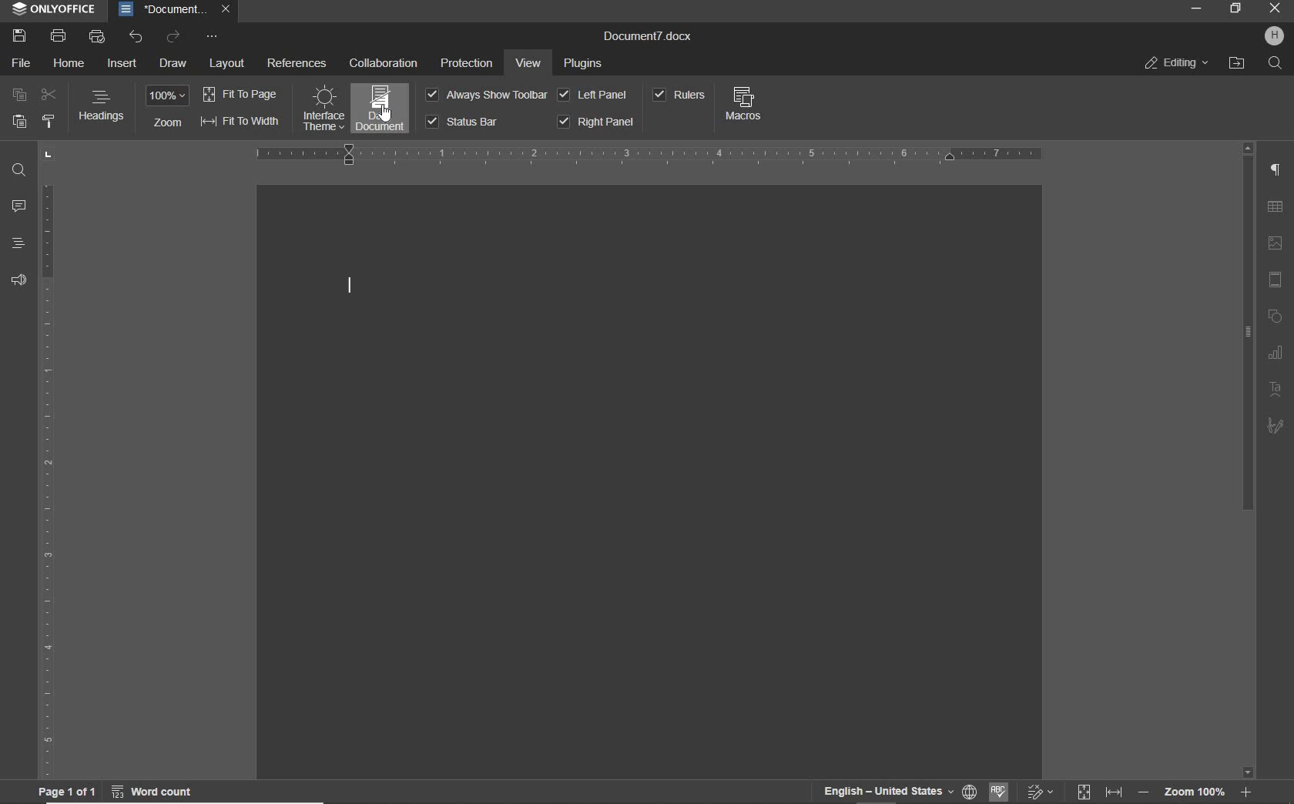 The width and height of the screenshot is (1294, 804). Describe the element at coordinates (1276, 243) in the screenshot. I see `IMAGE` at that location.